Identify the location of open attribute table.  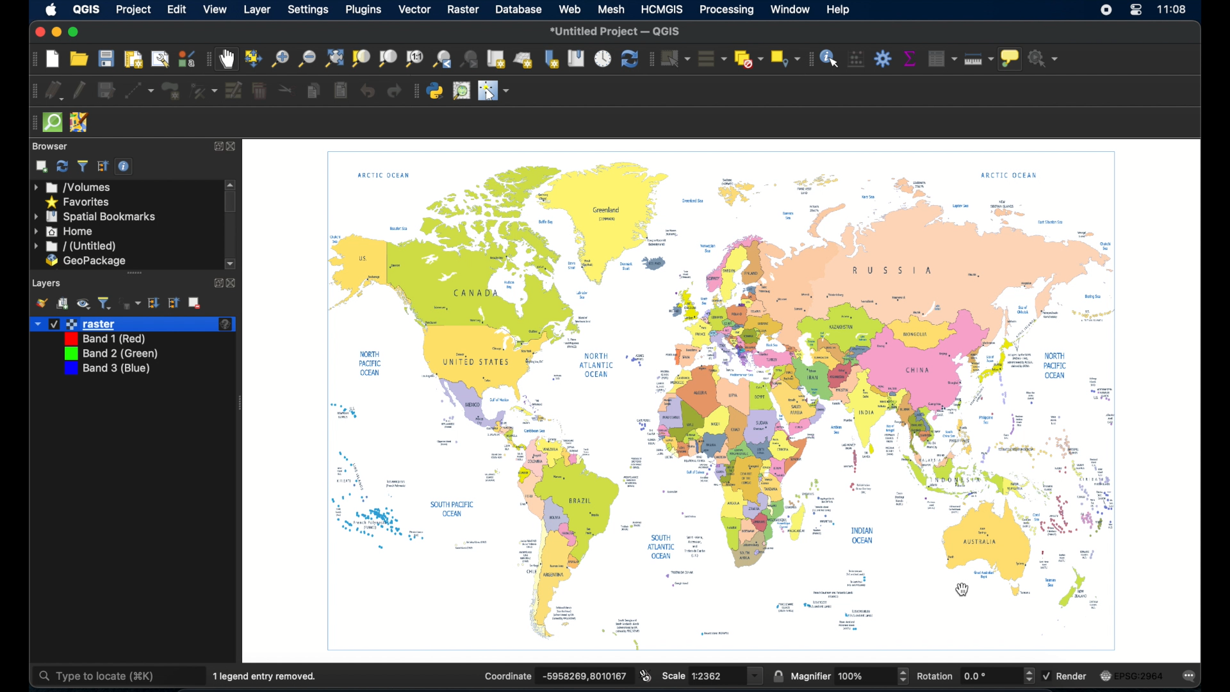
(940, 57).